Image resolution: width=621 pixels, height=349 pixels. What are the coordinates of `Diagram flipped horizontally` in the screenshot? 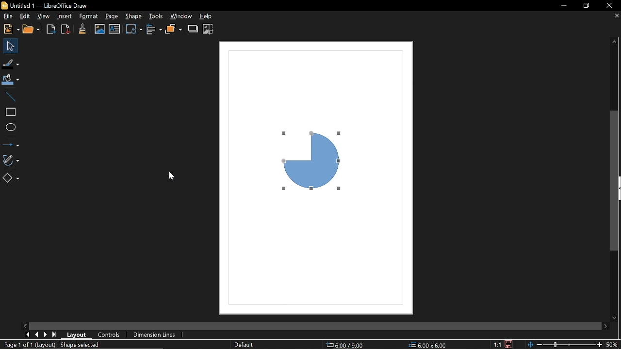 It's located at (305, 164).